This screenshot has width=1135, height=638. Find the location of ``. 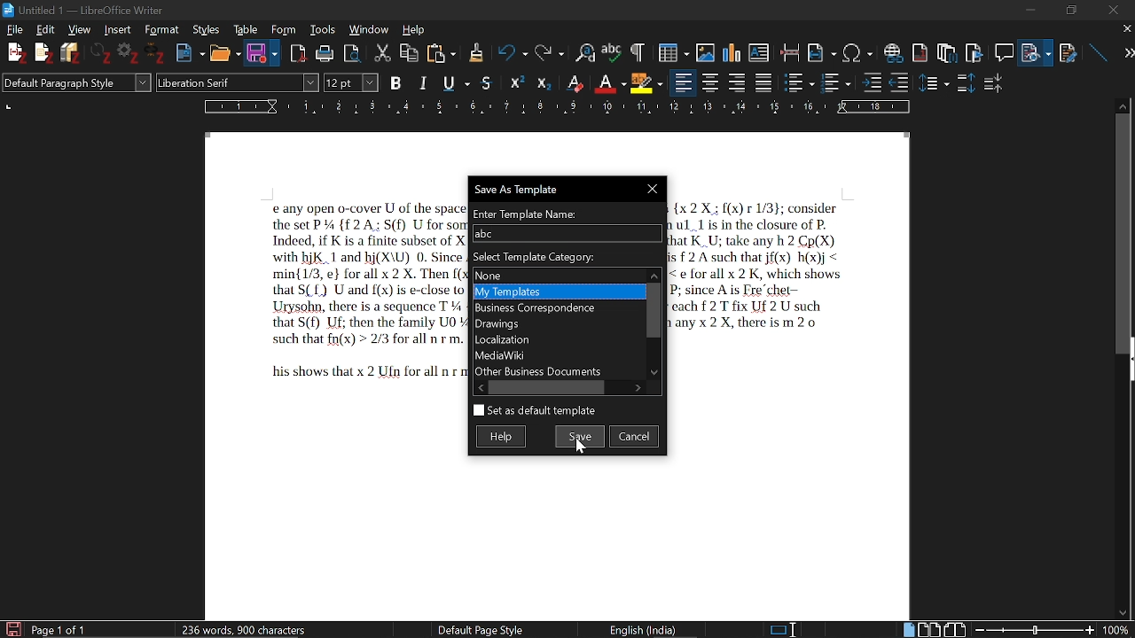

 is located at coordinates (872, 82).